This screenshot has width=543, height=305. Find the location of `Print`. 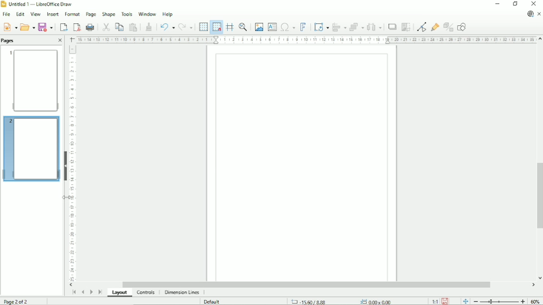

Print is located at coordinates (90, 27).